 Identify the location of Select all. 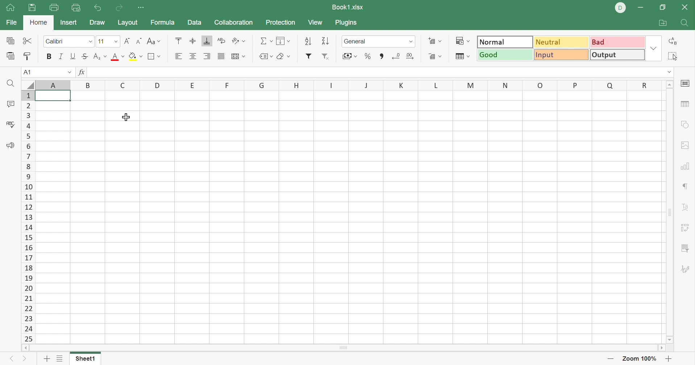
(673, 55).